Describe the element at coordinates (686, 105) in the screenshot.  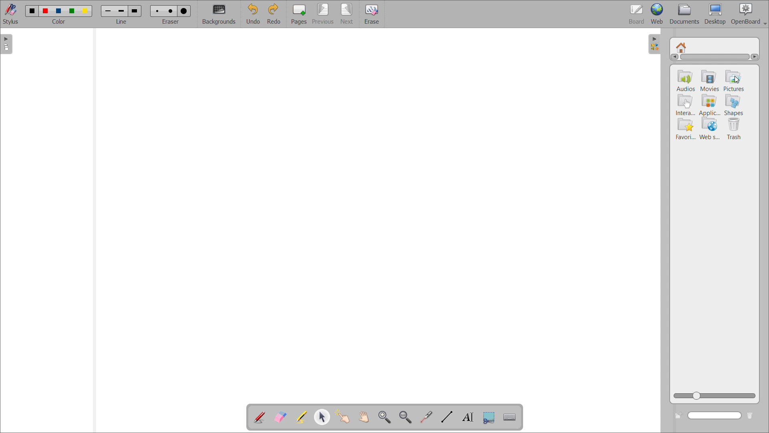
I see `intera..` at that location.